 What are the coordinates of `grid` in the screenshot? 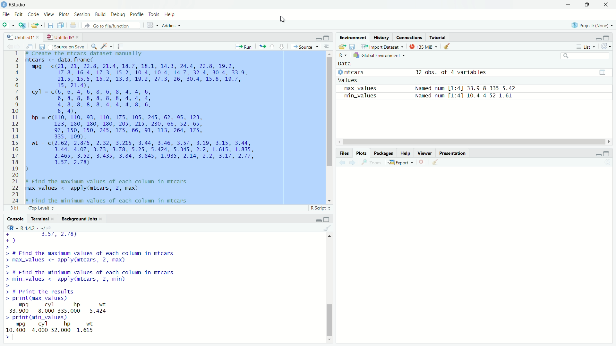 It's located at (148, 26).